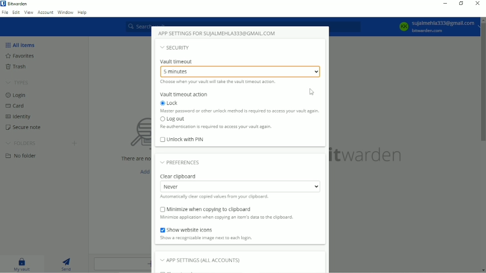  What do you see at coordinates (436, 27) in the screenshot?
I see `KK sujalmehla333@gmail.com     bitwarden.com` at bounding box center [436, 27].